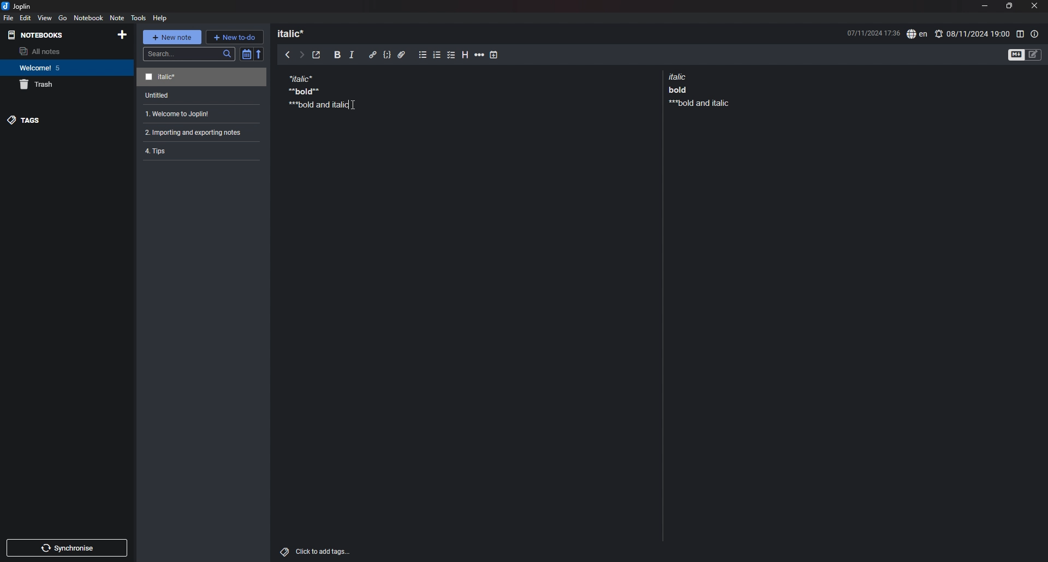 The height and width of the screenshot is (562, 1048). What do you see at coordinates (696, 89) in the screenshot?
I see `note` at bounding box center [696, 89].